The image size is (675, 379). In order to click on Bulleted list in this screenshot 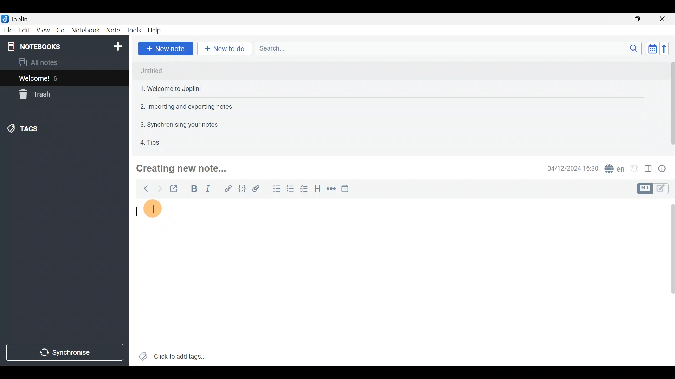, I will do `click(276, 189)`.